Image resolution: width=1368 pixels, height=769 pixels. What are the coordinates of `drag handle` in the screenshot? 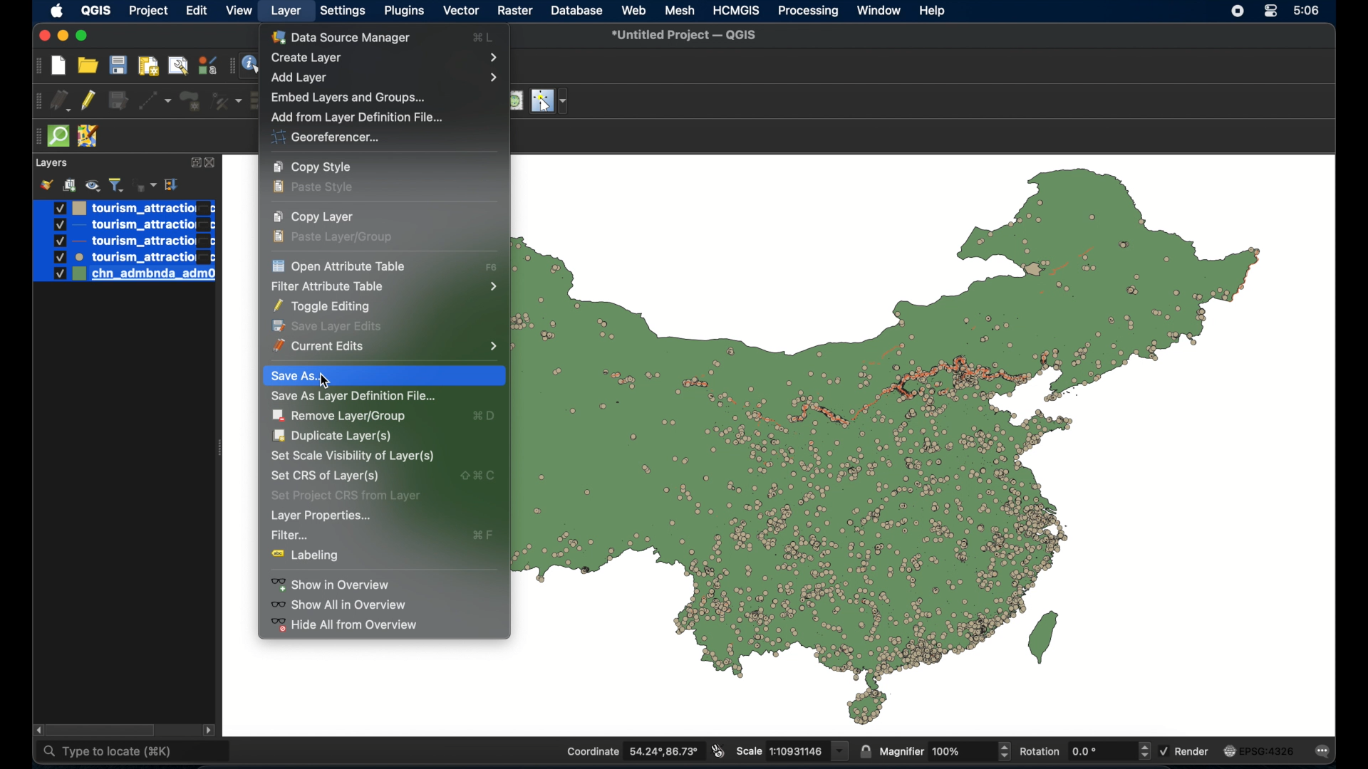 It's located at (36, 102).